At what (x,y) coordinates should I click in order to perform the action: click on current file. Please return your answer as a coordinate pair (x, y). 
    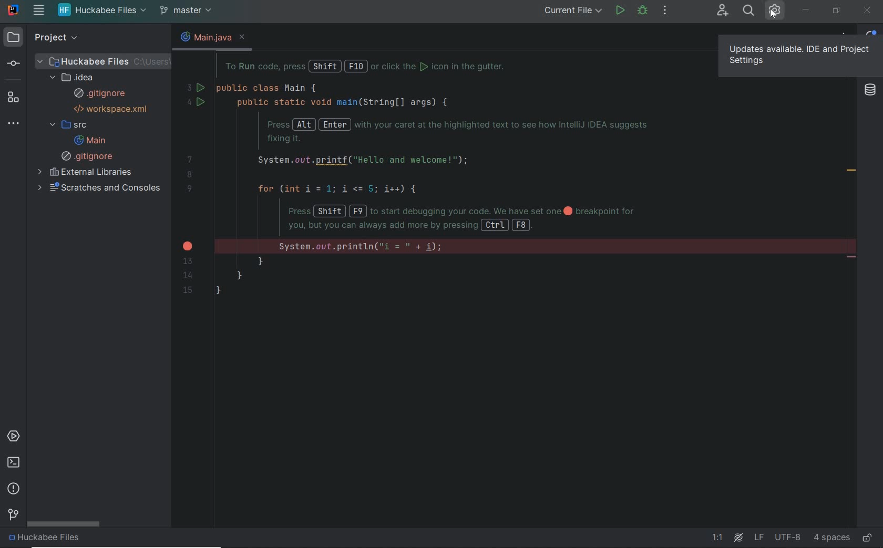
    Looking at the image, I should click on (573, 11).